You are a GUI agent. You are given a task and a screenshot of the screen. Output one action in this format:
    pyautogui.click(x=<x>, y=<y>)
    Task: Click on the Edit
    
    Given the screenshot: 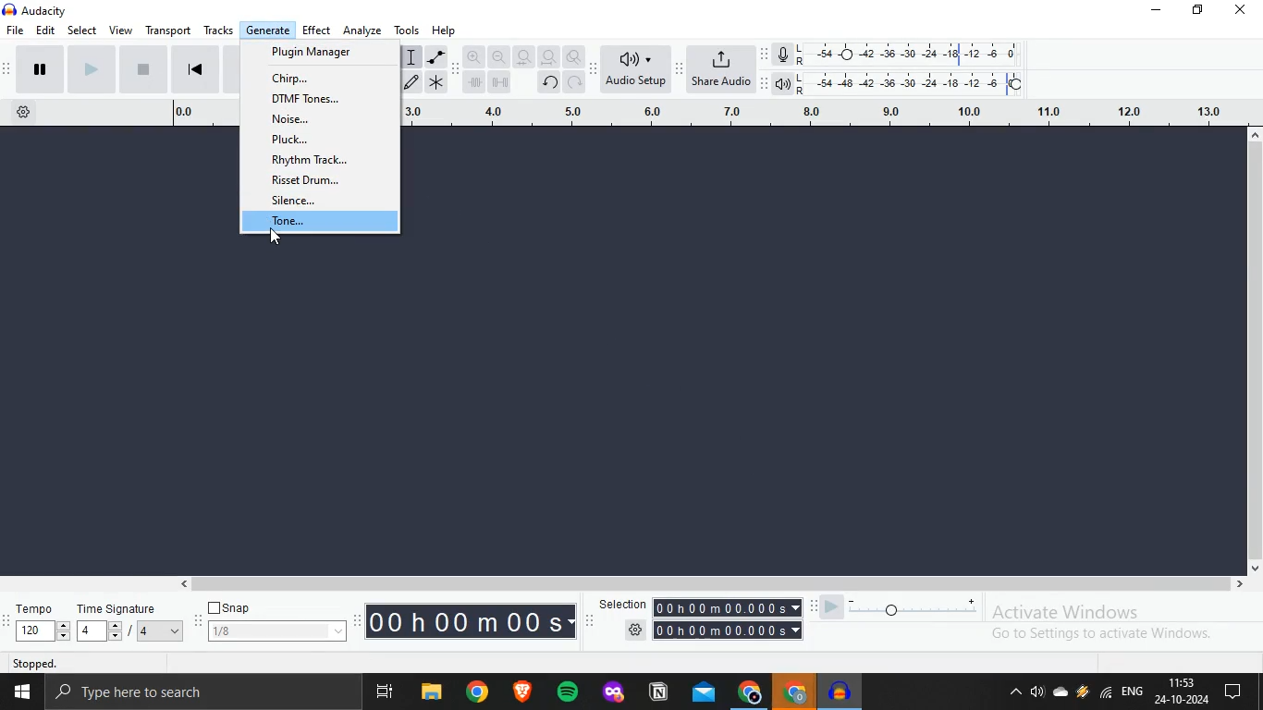 What is the action you would take?
    pyautogui.click(x=411, y=84)
    